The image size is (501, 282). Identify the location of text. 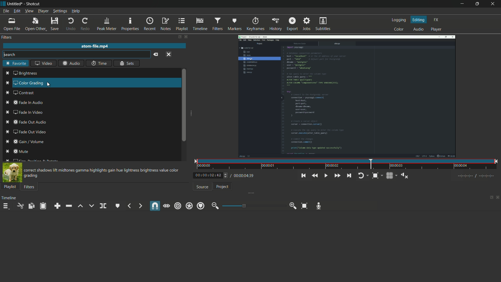
(102, 173).